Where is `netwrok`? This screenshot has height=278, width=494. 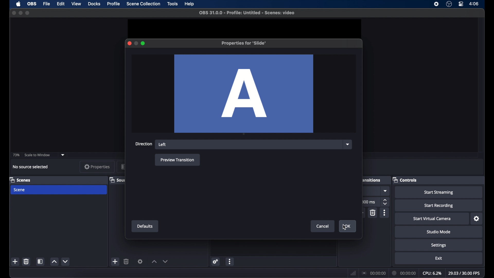
netwrok is located at coordinates (352, 273).